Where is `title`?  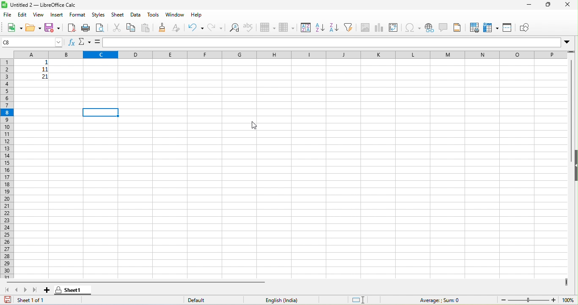
title is located at coordinates (40, 5).